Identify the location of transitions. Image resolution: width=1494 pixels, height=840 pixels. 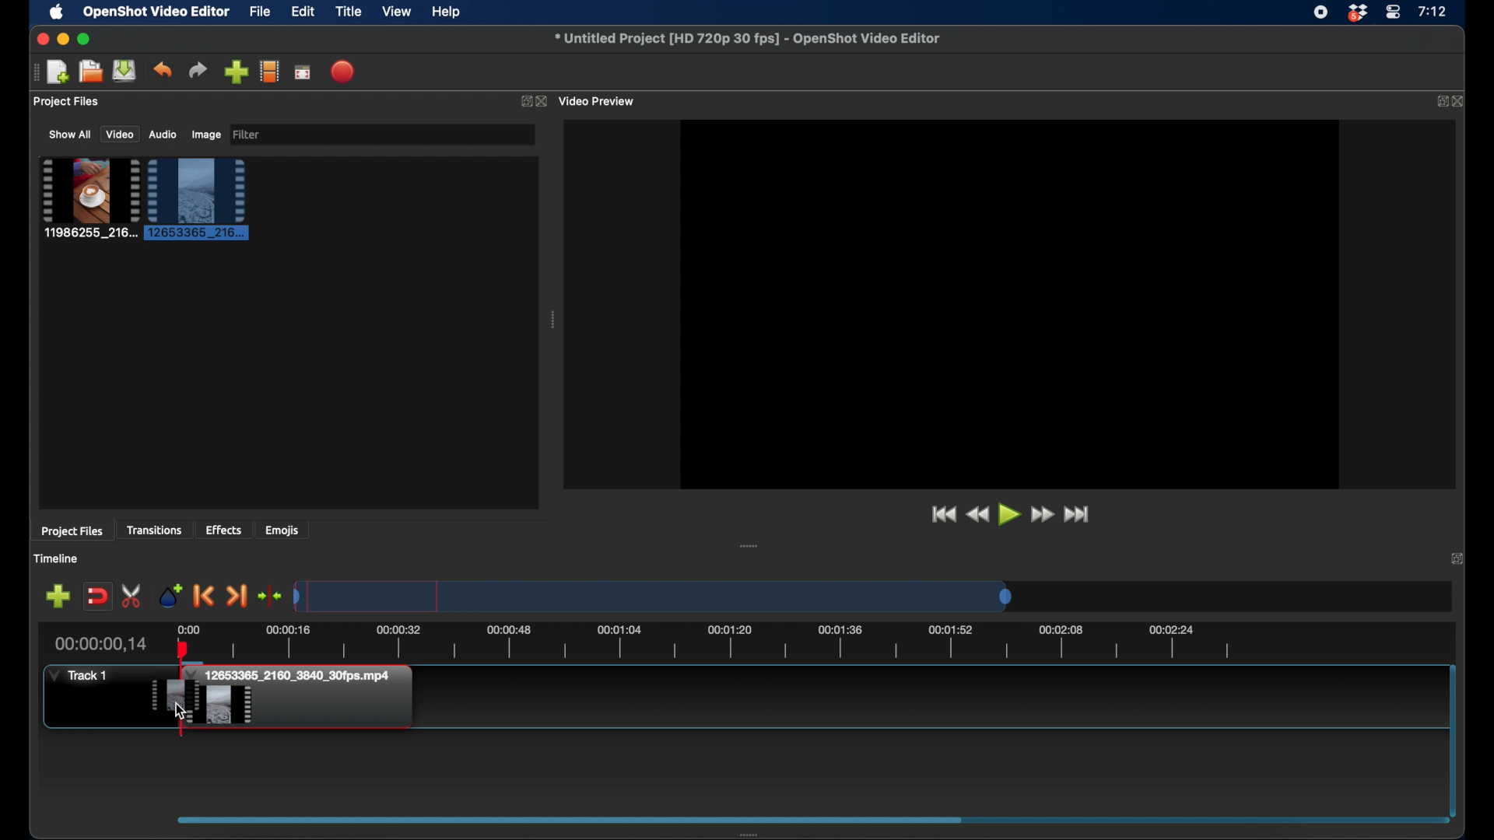
(154, 530).